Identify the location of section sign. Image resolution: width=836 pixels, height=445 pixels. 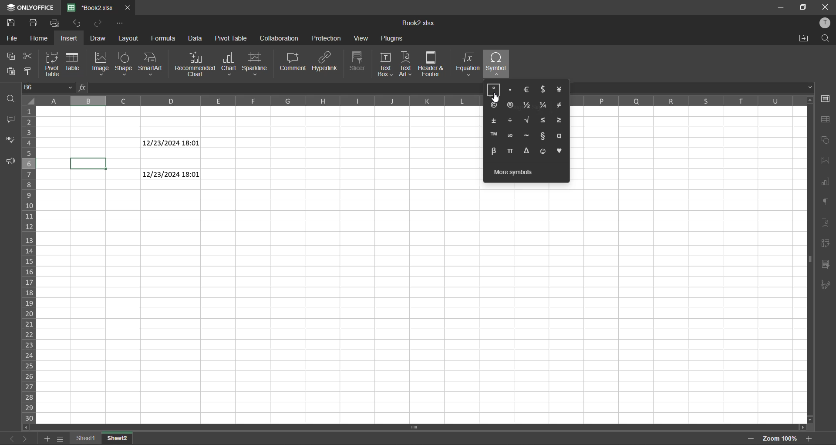
(543, 136).